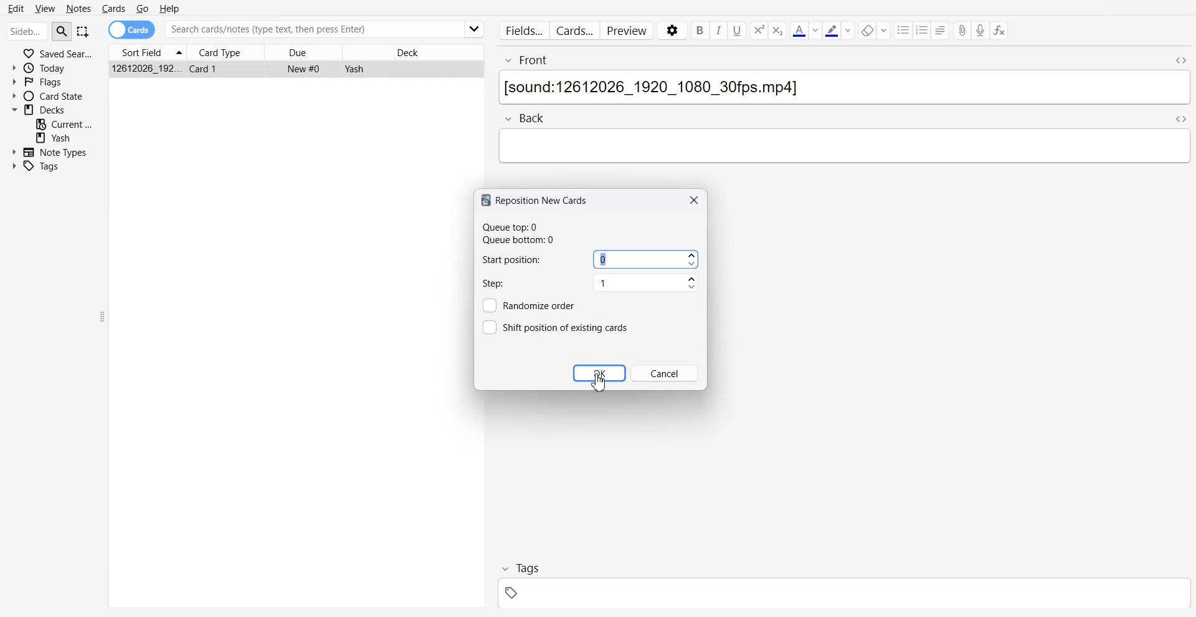 Image resolution: width=1196 pixels, height=617 pixels. I want to click on Saved Search, so click(53, 53).